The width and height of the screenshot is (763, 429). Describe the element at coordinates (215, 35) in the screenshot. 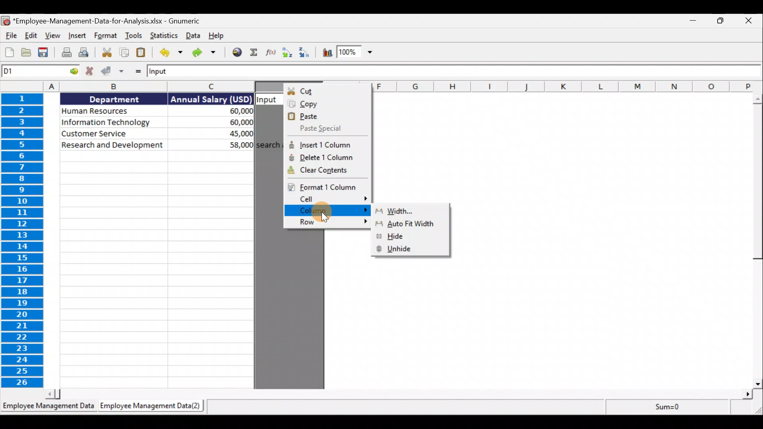

I see `Help` at that location.